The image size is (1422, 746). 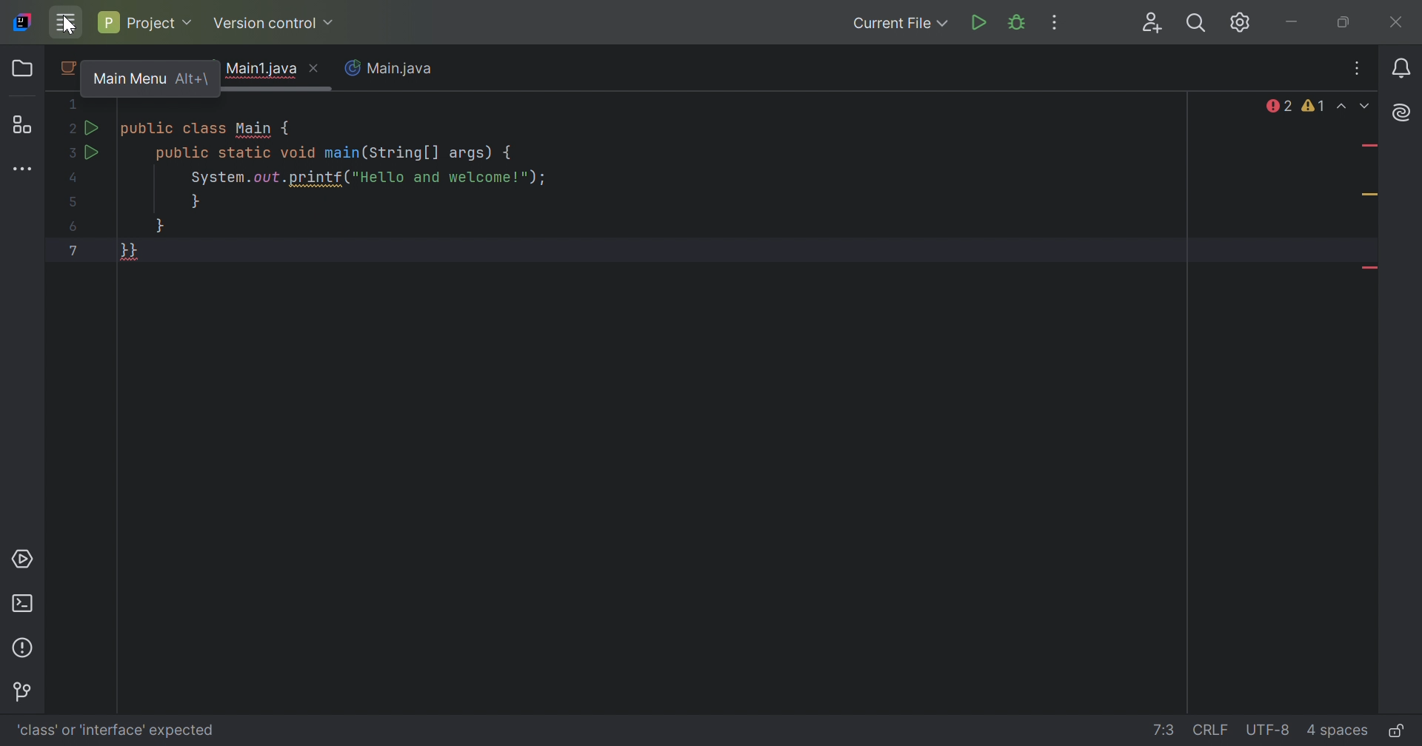 What do you see at coordinates (75, 104) in the screenshot?
I see `1` at bounding box center [75, 104].